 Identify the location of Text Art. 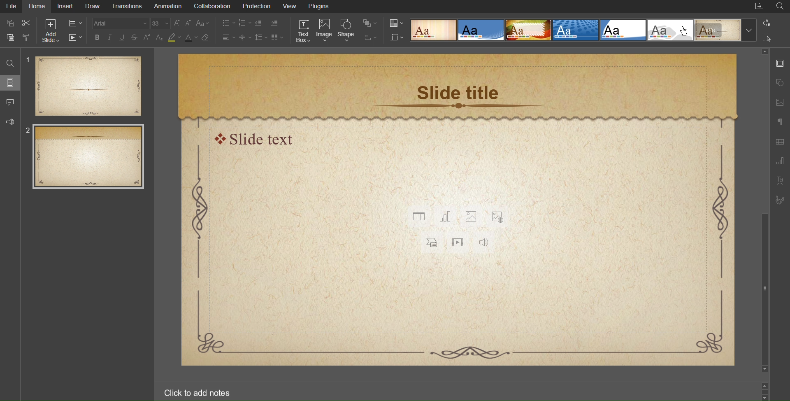
(779, 180).